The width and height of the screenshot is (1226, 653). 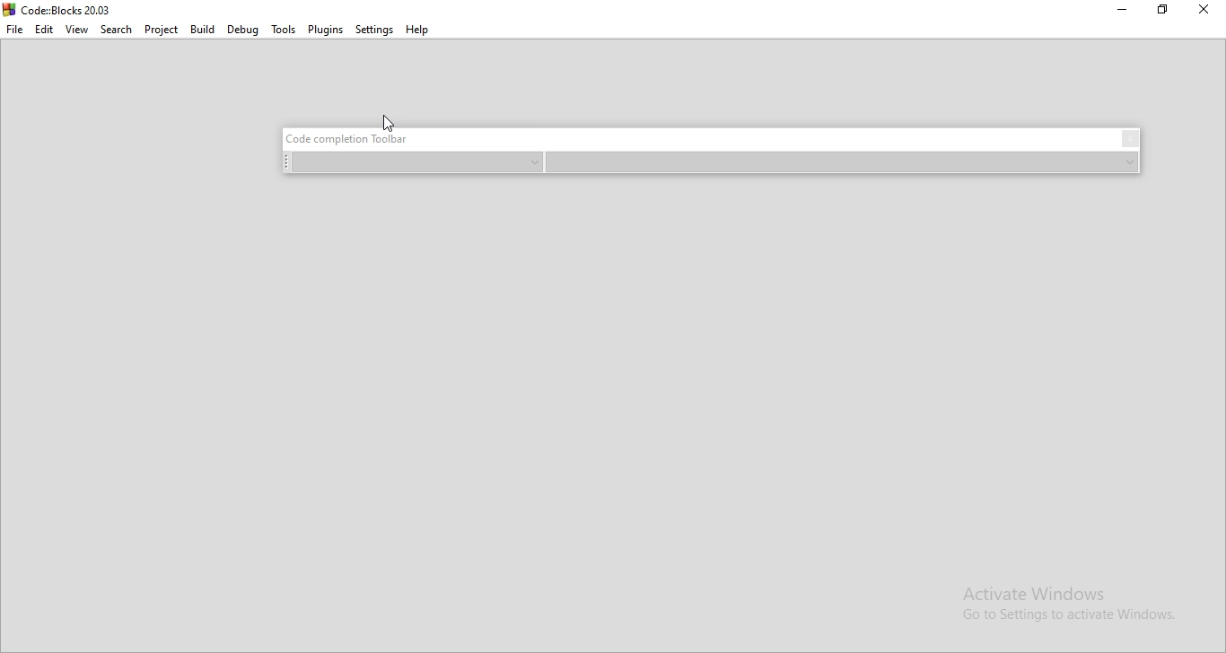 What do you see at coordinates (1125, 13) in the screenshot?
I see `Minimise` at bounding box center [1125, 13].